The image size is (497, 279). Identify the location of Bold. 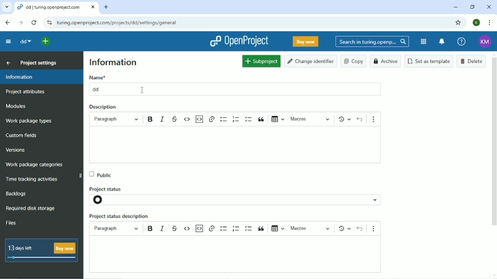
(151, 120).